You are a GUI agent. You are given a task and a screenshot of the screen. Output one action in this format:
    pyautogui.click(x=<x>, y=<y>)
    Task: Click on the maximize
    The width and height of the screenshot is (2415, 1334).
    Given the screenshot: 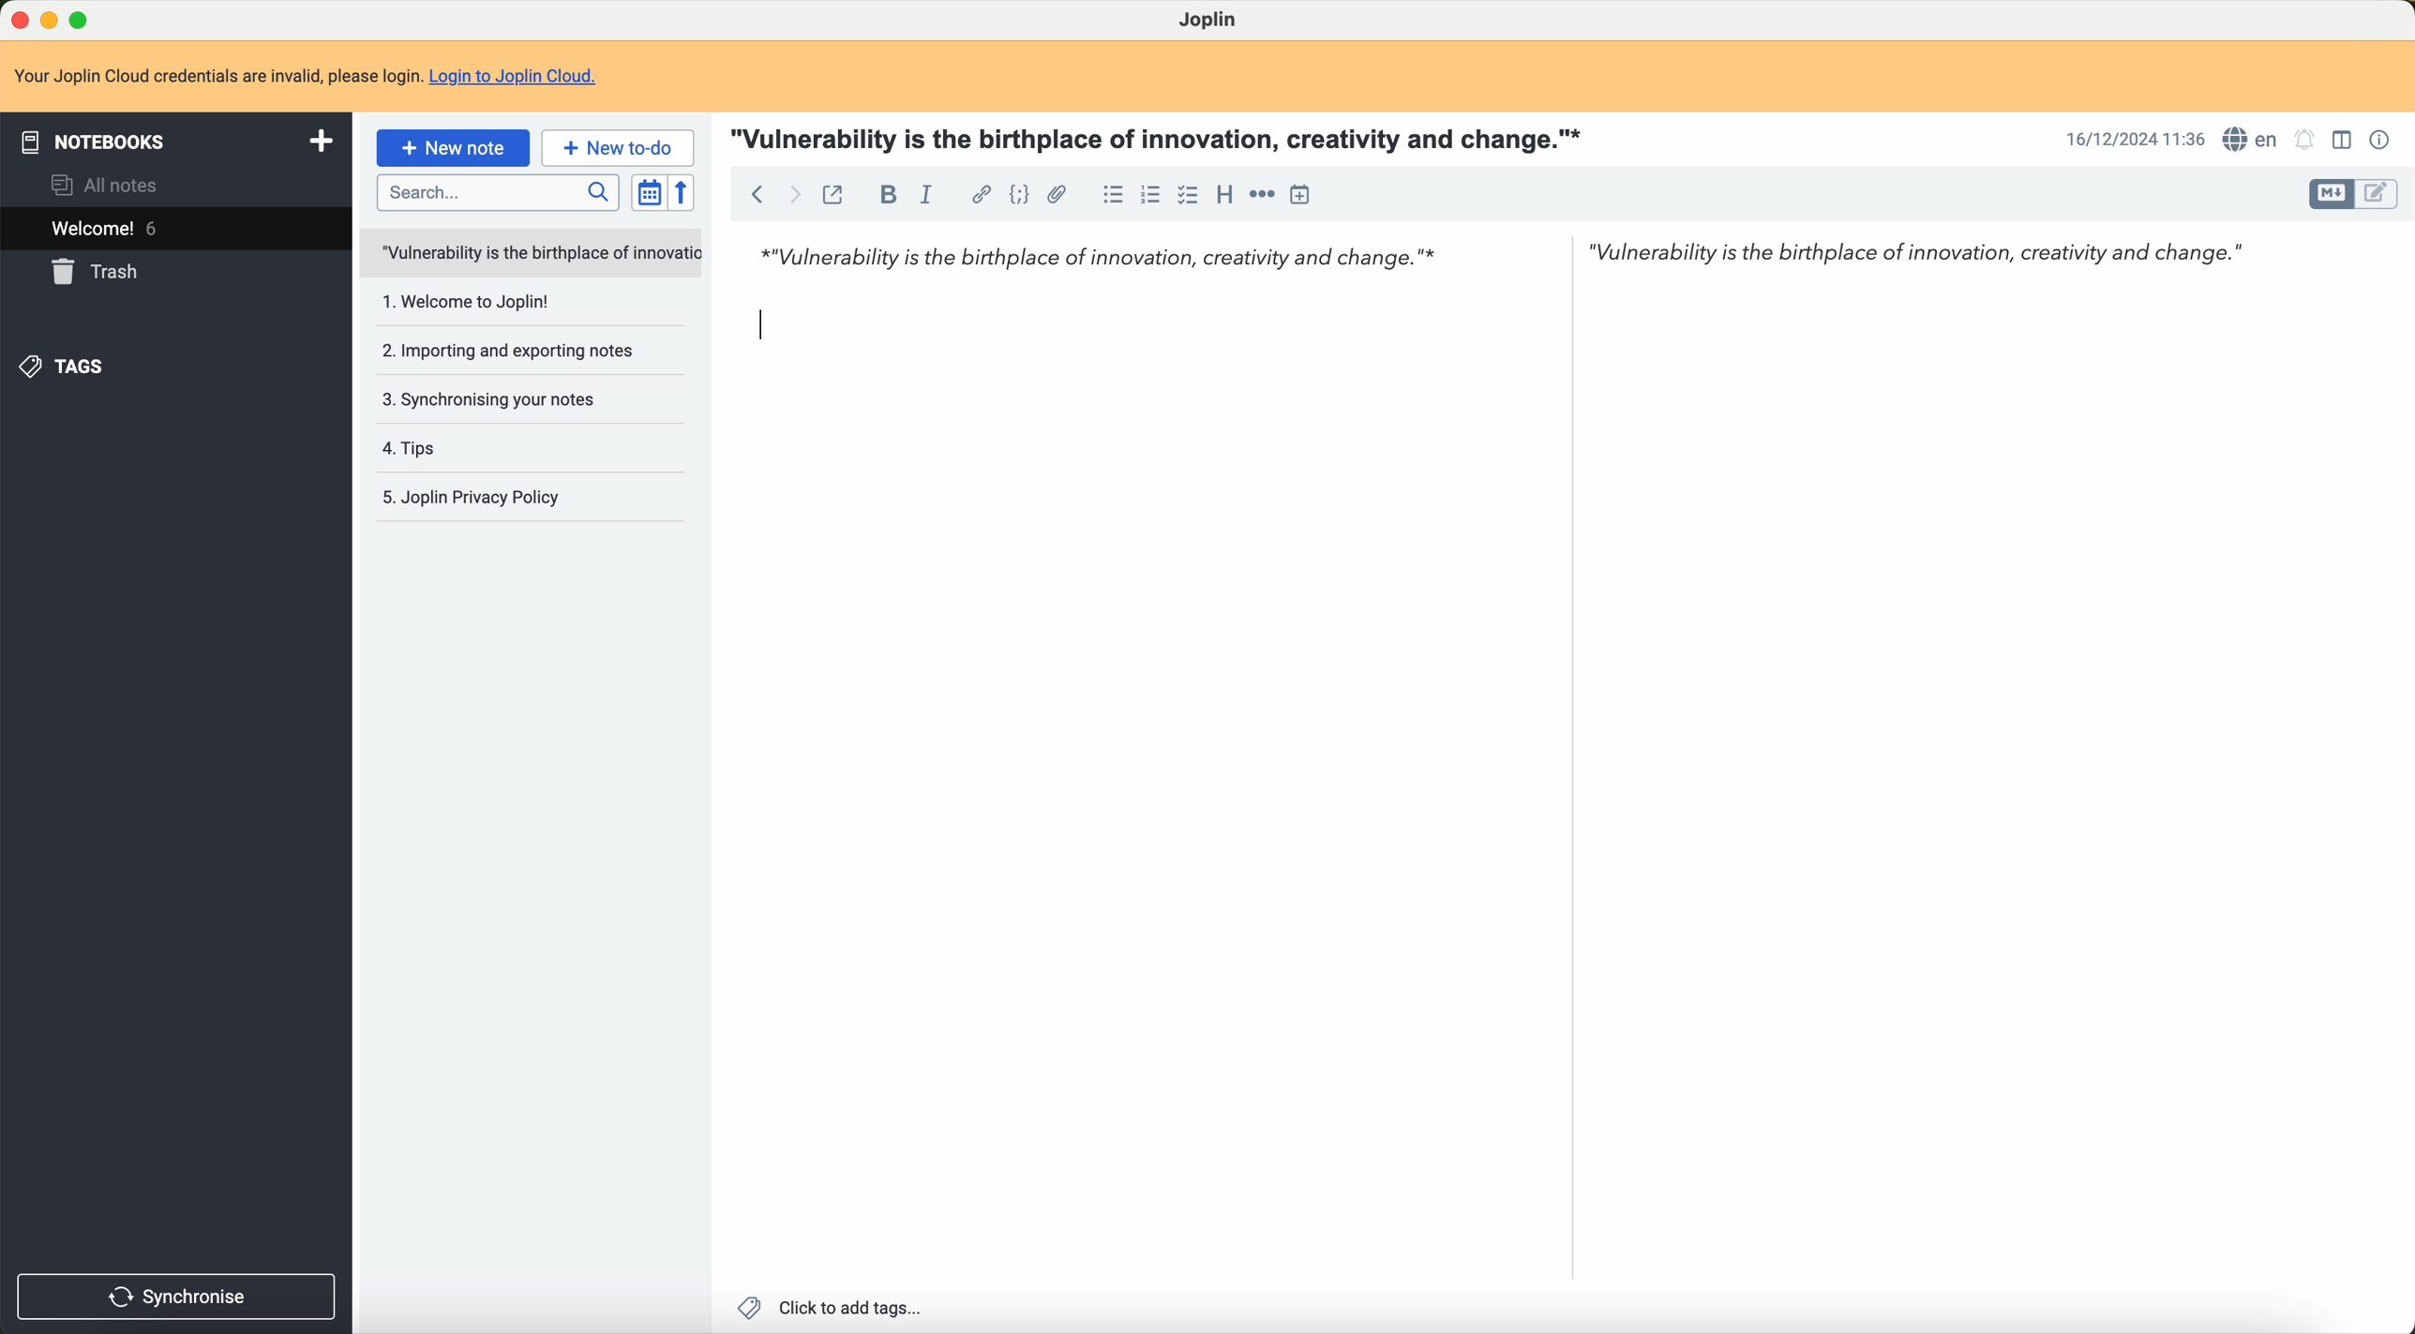 What is the action you would take?
    pyautogui.click(x=82, y=17)
    